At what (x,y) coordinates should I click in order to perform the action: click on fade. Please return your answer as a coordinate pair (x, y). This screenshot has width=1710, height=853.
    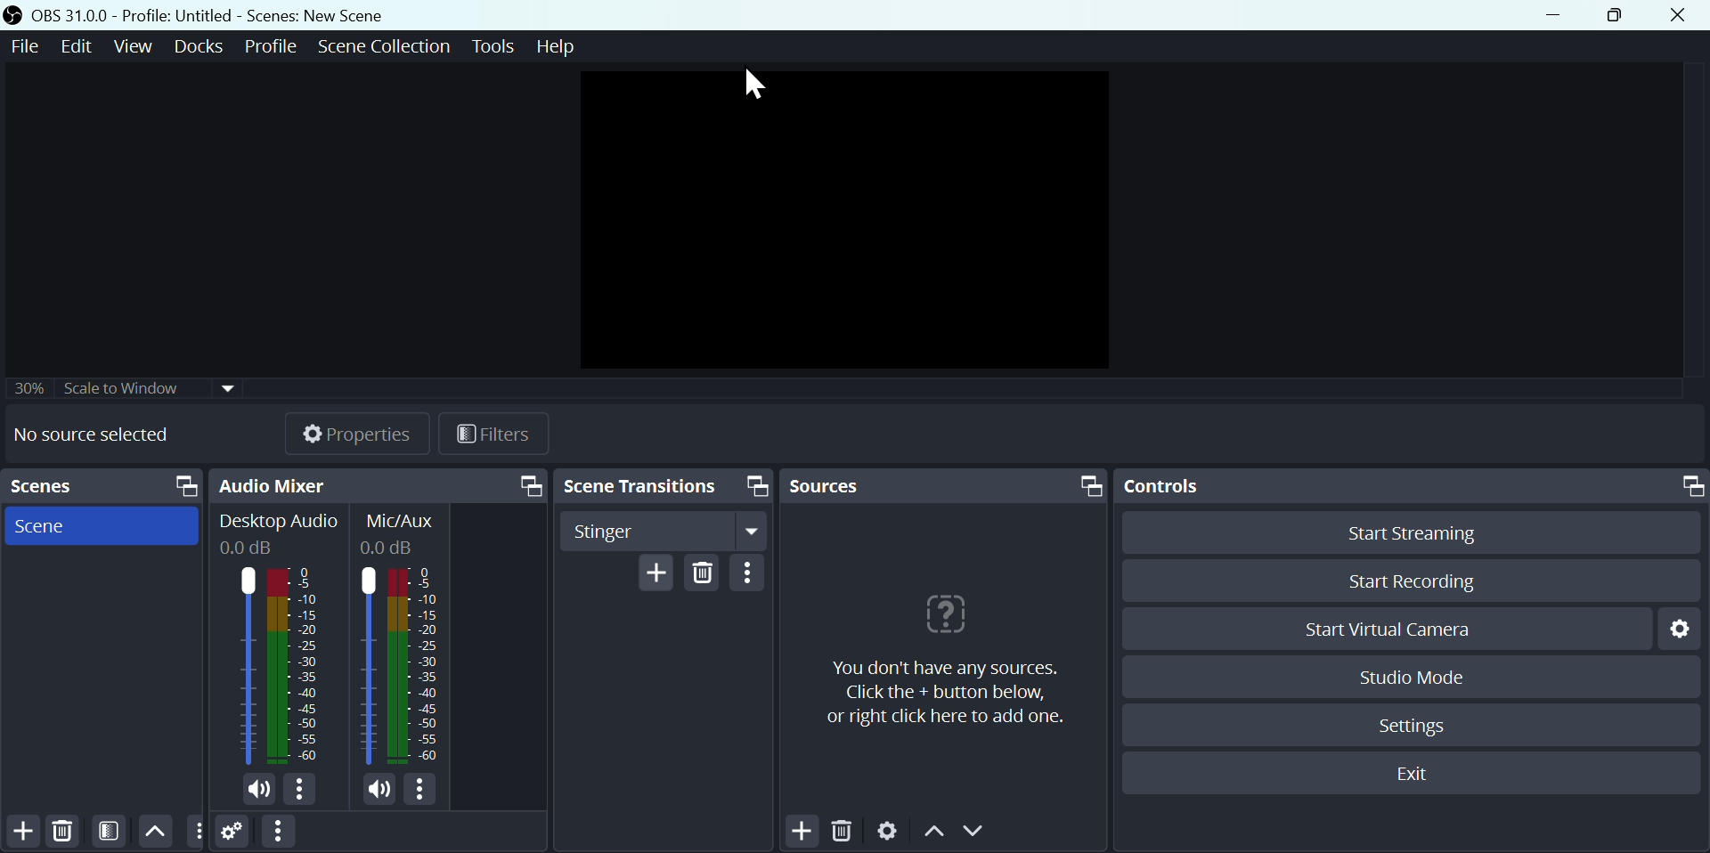
    Looking at the image, I should click on (663, 533).